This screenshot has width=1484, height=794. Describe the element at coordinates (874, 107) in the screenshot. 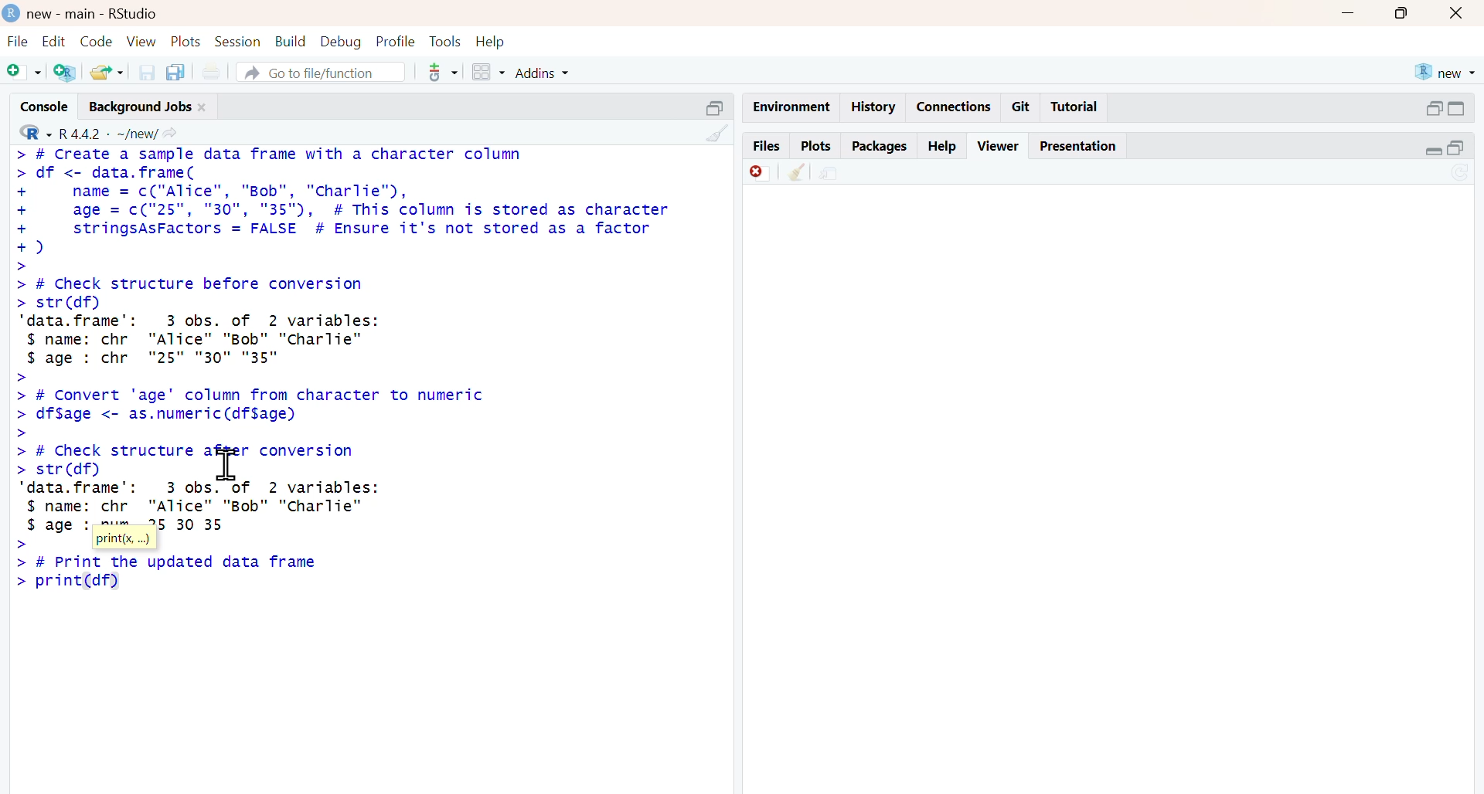

I see `history` at that location.